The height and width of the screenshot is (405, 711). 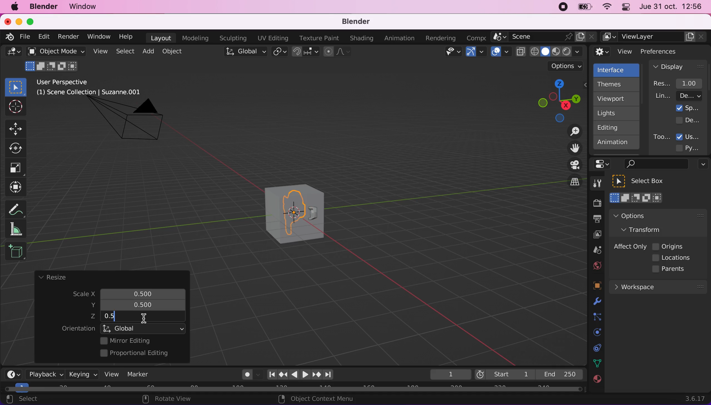 I want to click on python tooltips, so click(x=694, y=147).